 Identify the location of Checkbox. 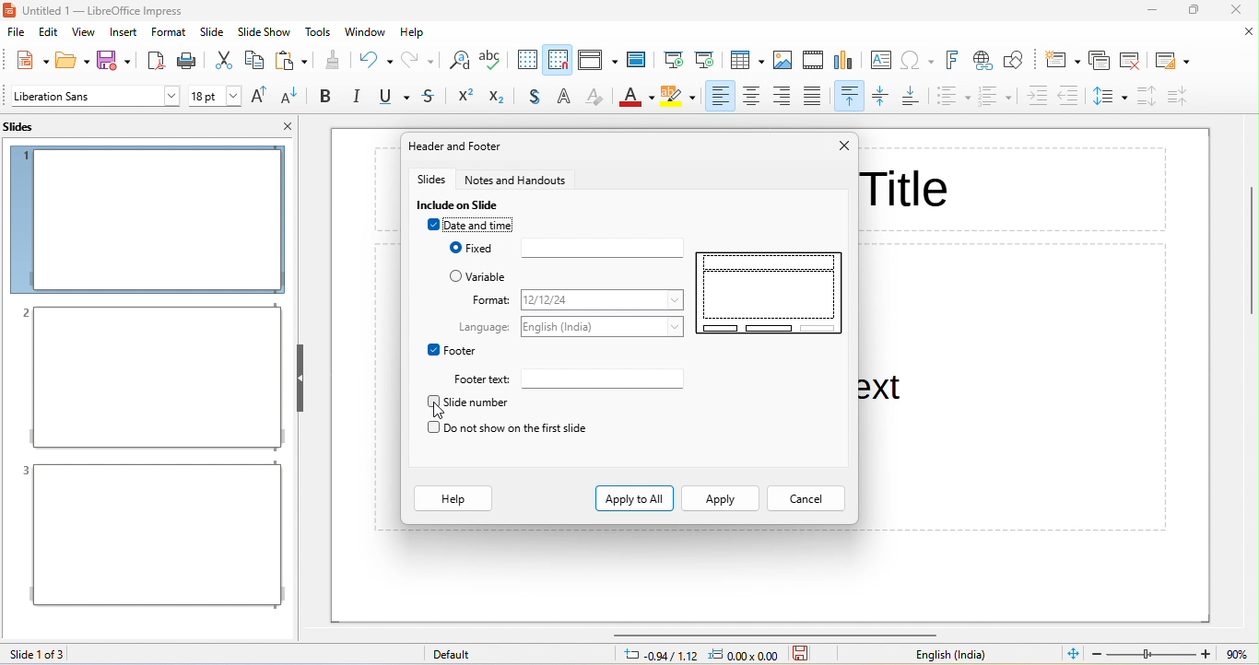
(432, 225).